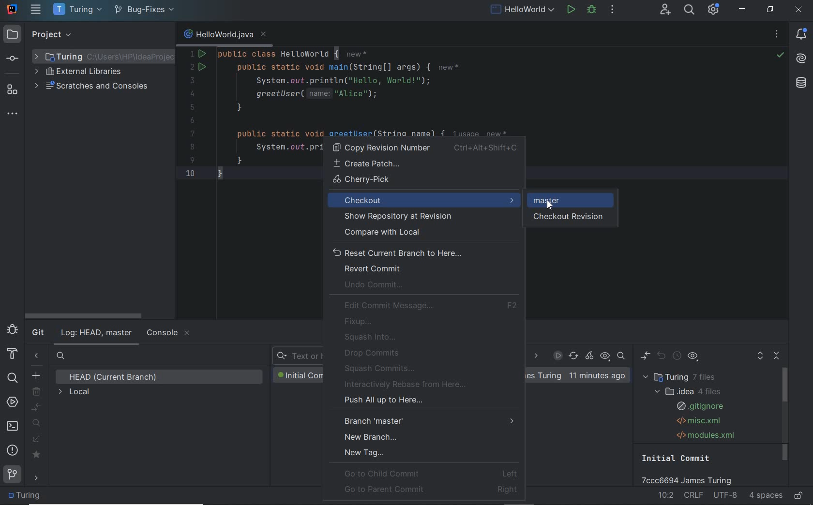 The image size is (813, 505). I want to click on 1, so click(192, 54).